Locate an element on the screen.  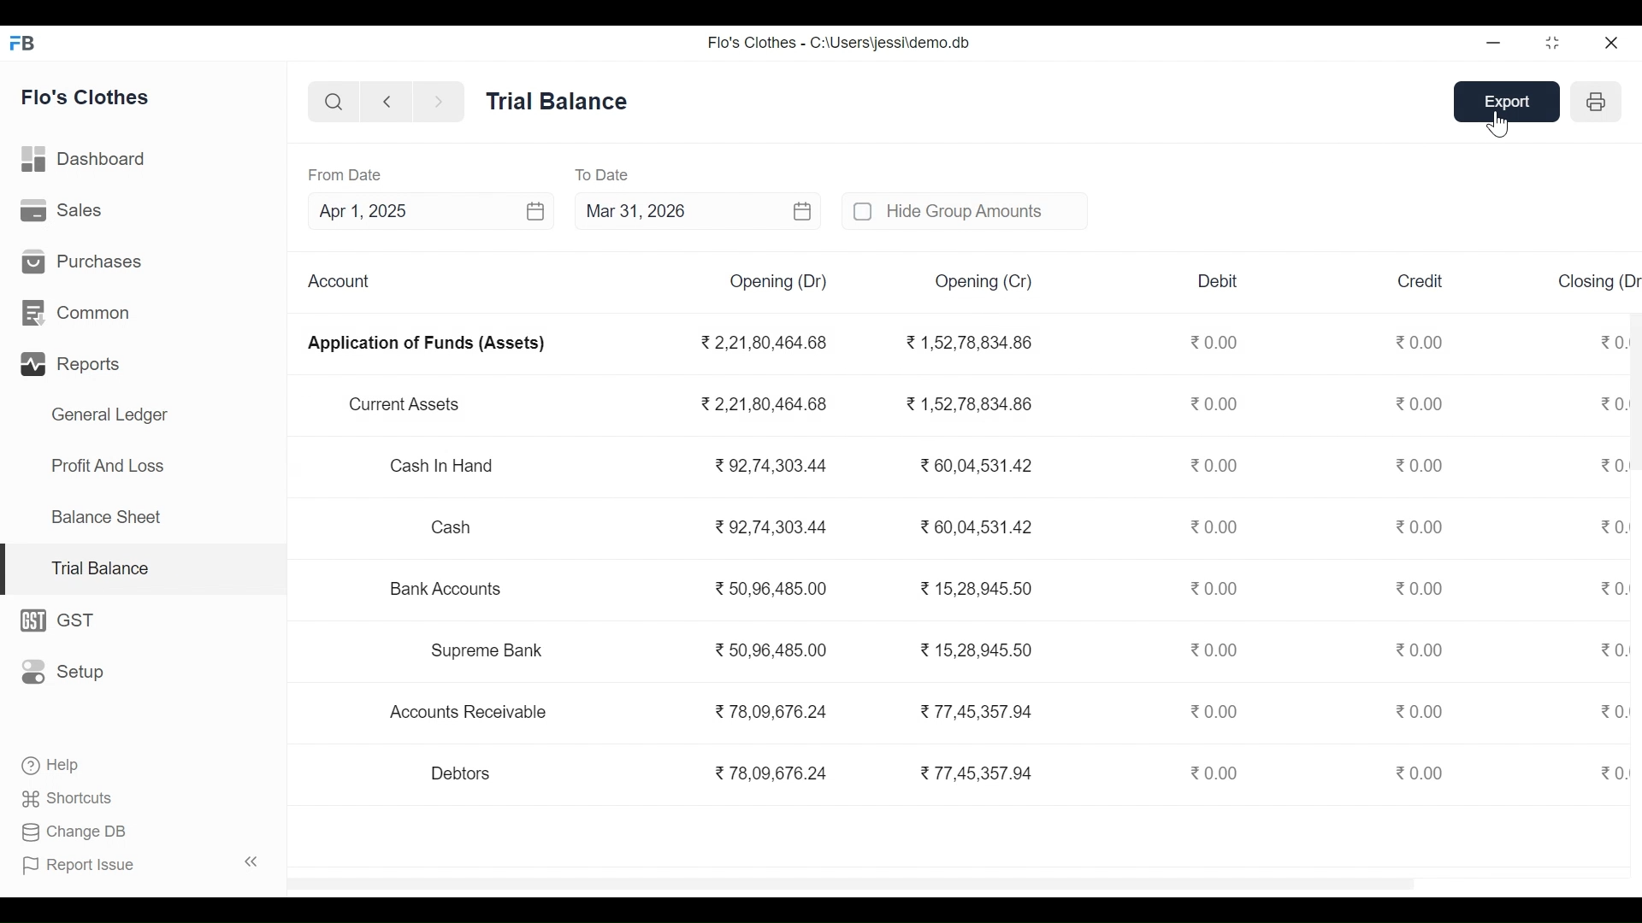
Closing (Dr) is located at coordinates (1598, 279).